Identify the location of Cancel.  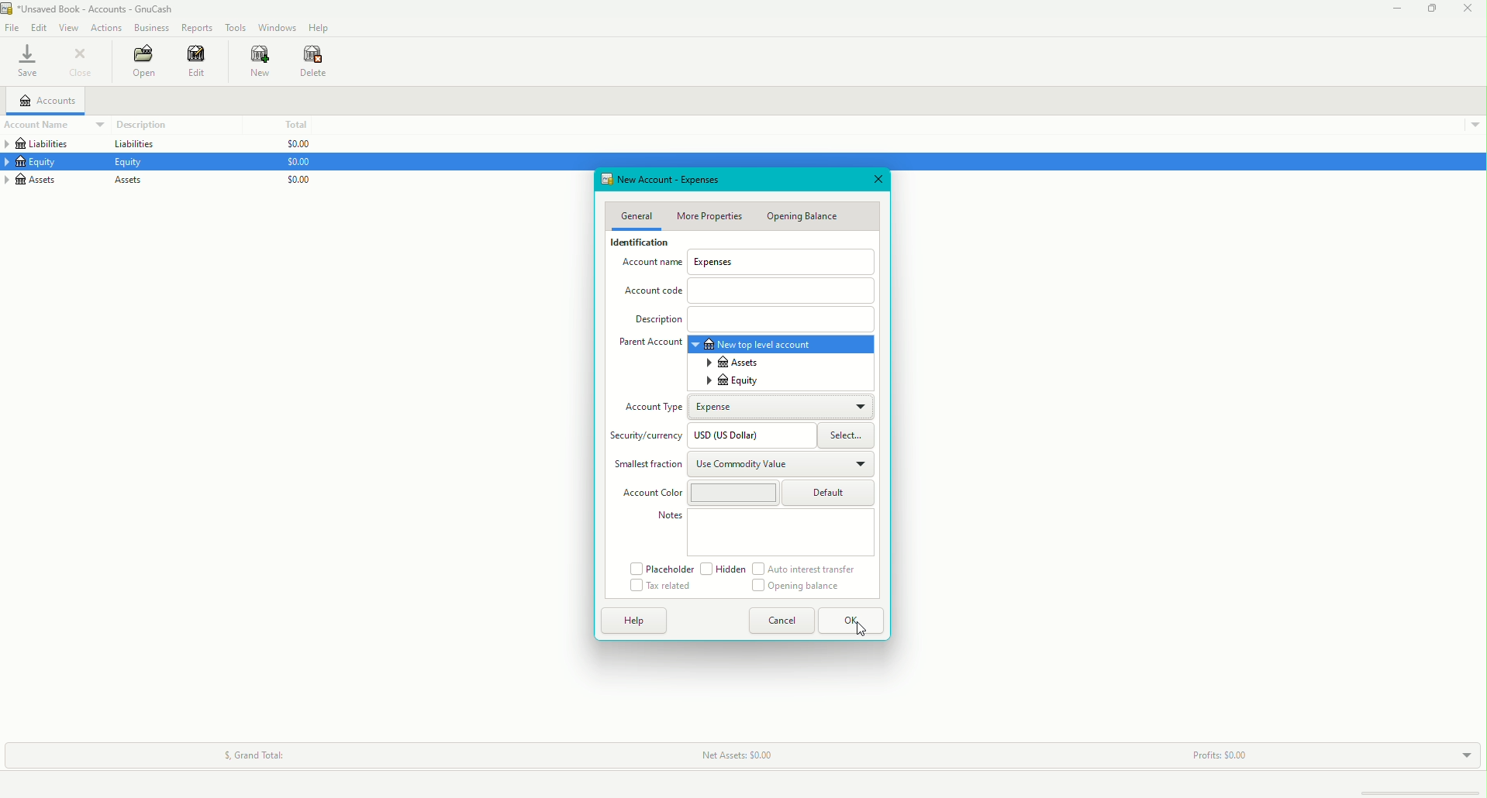
(785, 623).